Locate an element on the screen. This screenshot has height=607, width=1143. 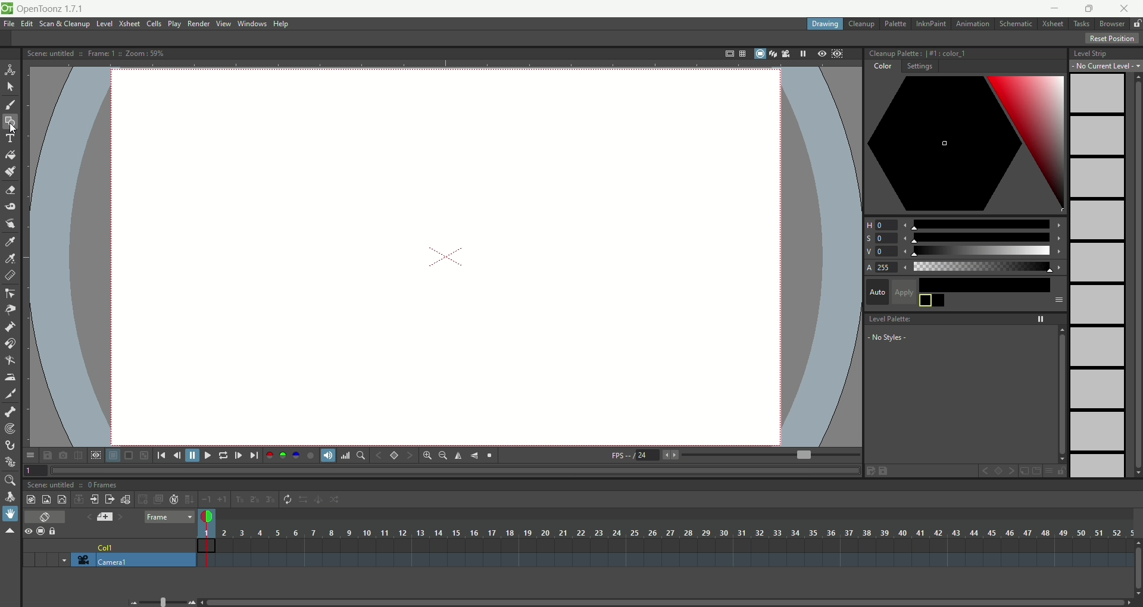
loop is located at coordinates (223, 455).